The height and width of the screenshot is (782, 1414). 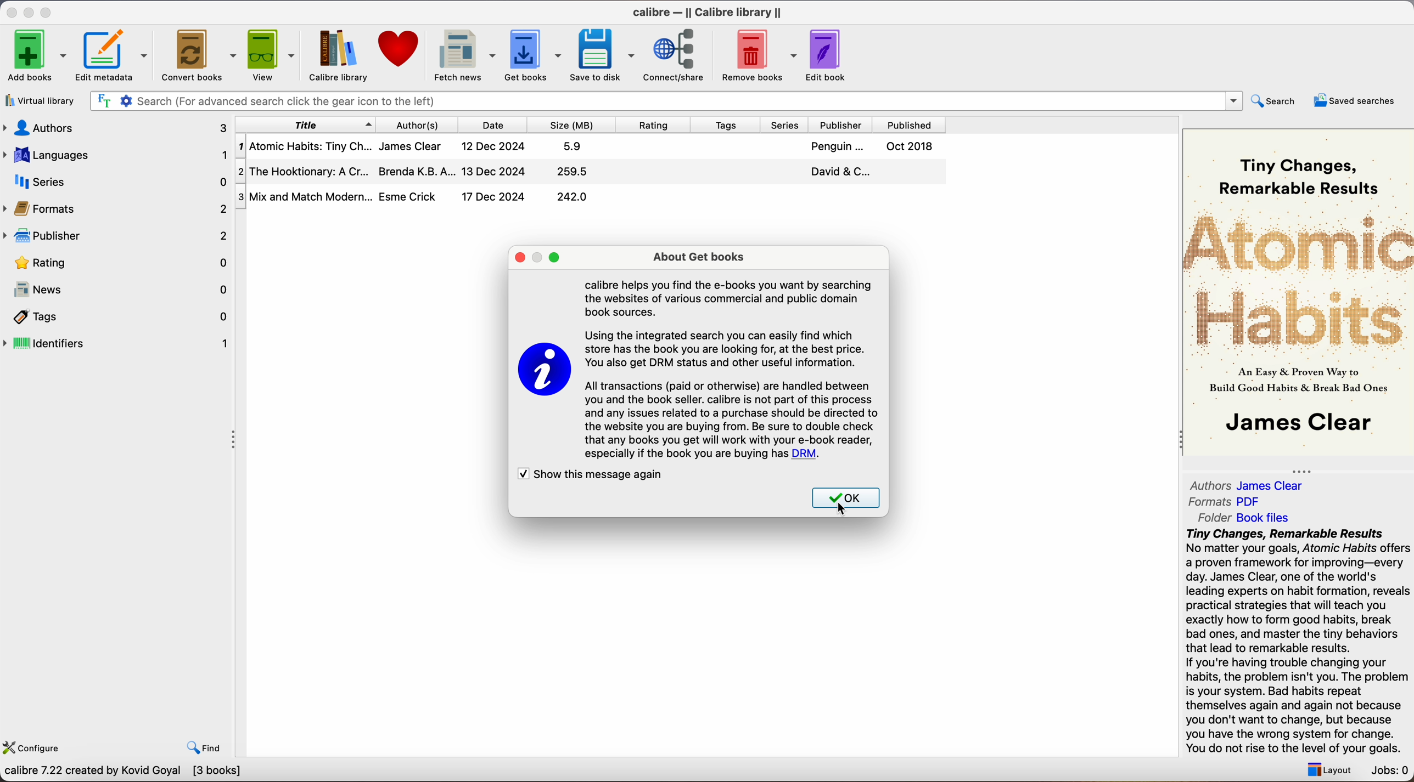 I want to click on donate, so click(x=400, y=49).